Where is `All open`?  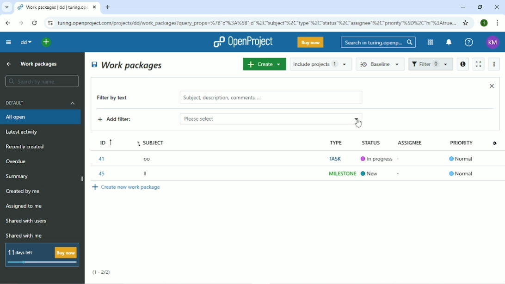 All open is located at coordinates (42, 117).